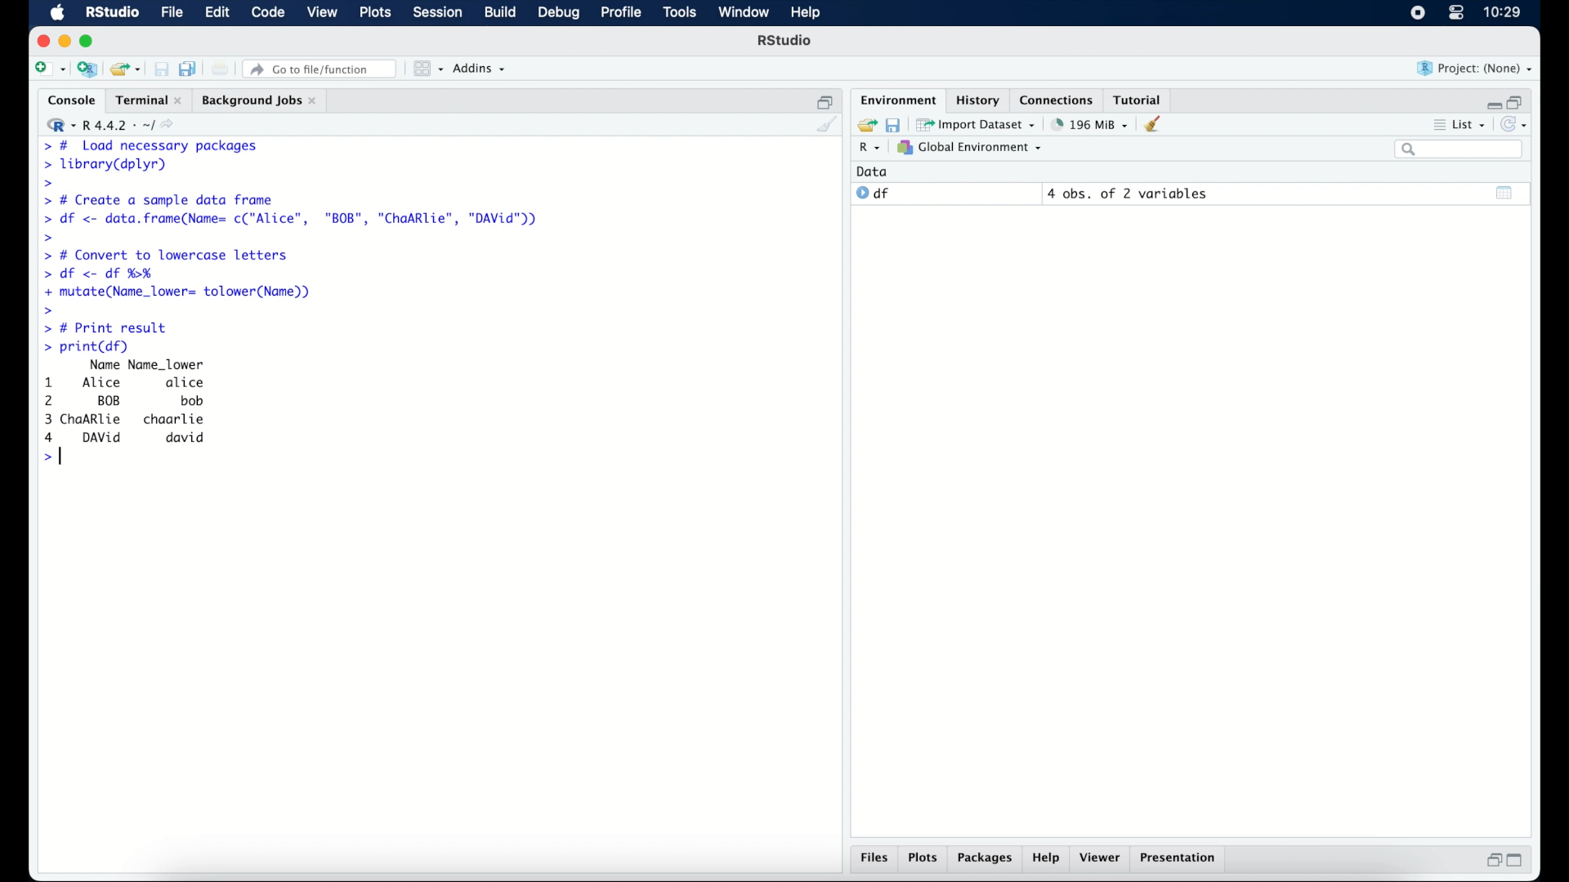 Image resolution: width=1569 pixels, height=882 pixels. What do you see at coordinates (49, 310) in the screenshot?
I see `command prompt` at bounding box center [49, 310].